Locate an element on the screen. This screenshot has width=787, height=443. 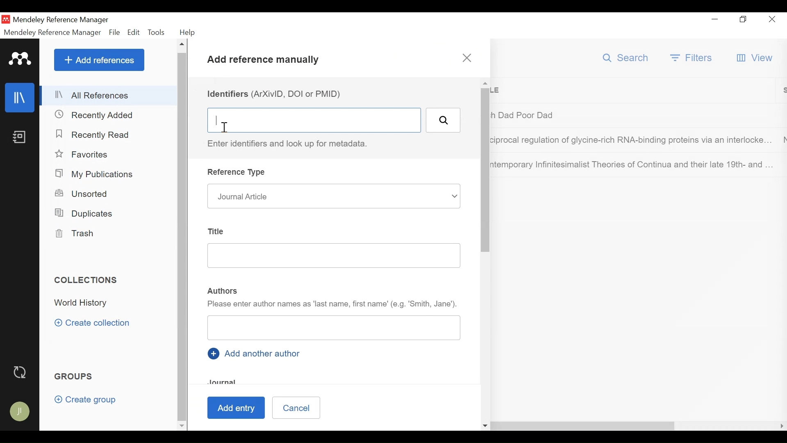
Mendeley Logo is located at coordinates (18, 58).